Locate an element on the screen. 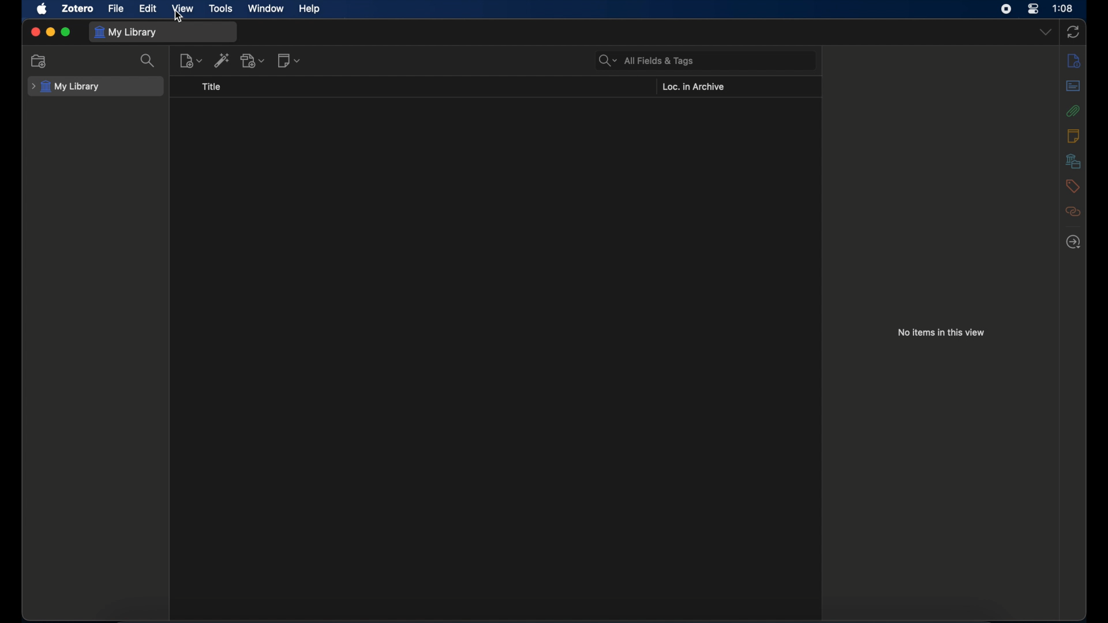  edit is located at coordinates (148, 9).